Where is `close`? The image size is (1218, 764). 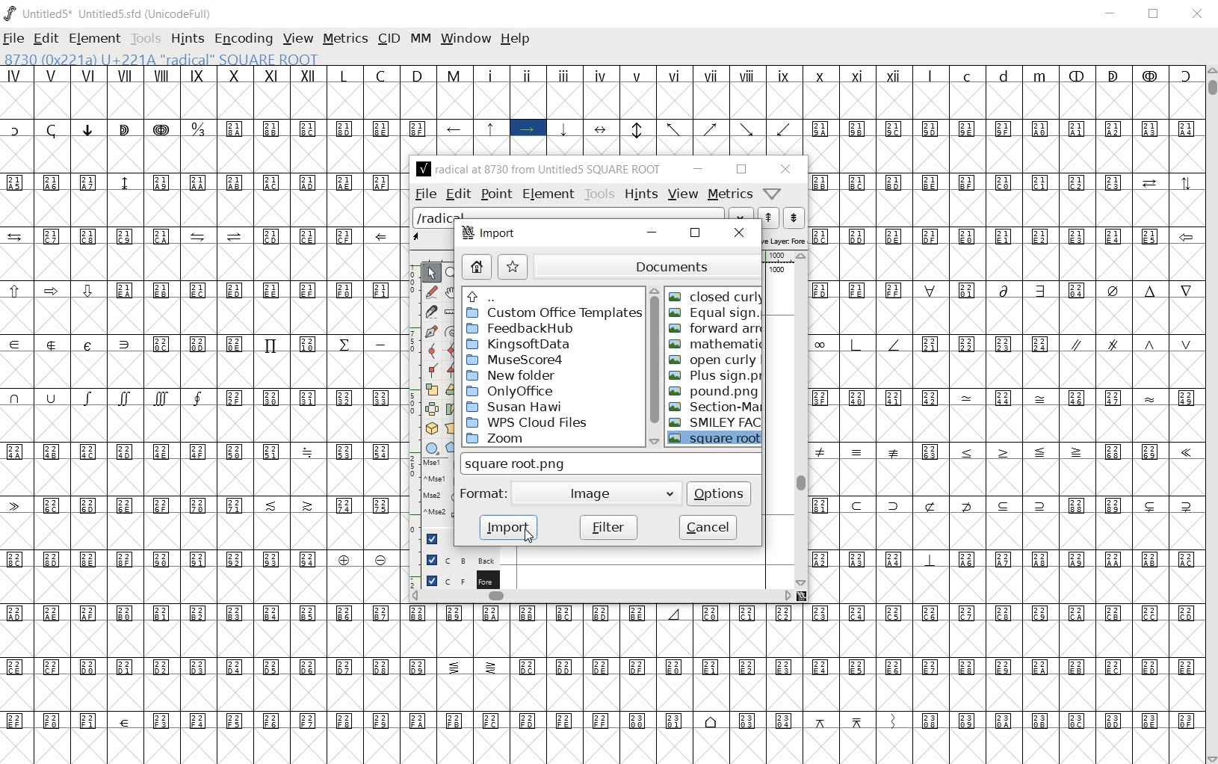 close is located at coordinates (787, 169).